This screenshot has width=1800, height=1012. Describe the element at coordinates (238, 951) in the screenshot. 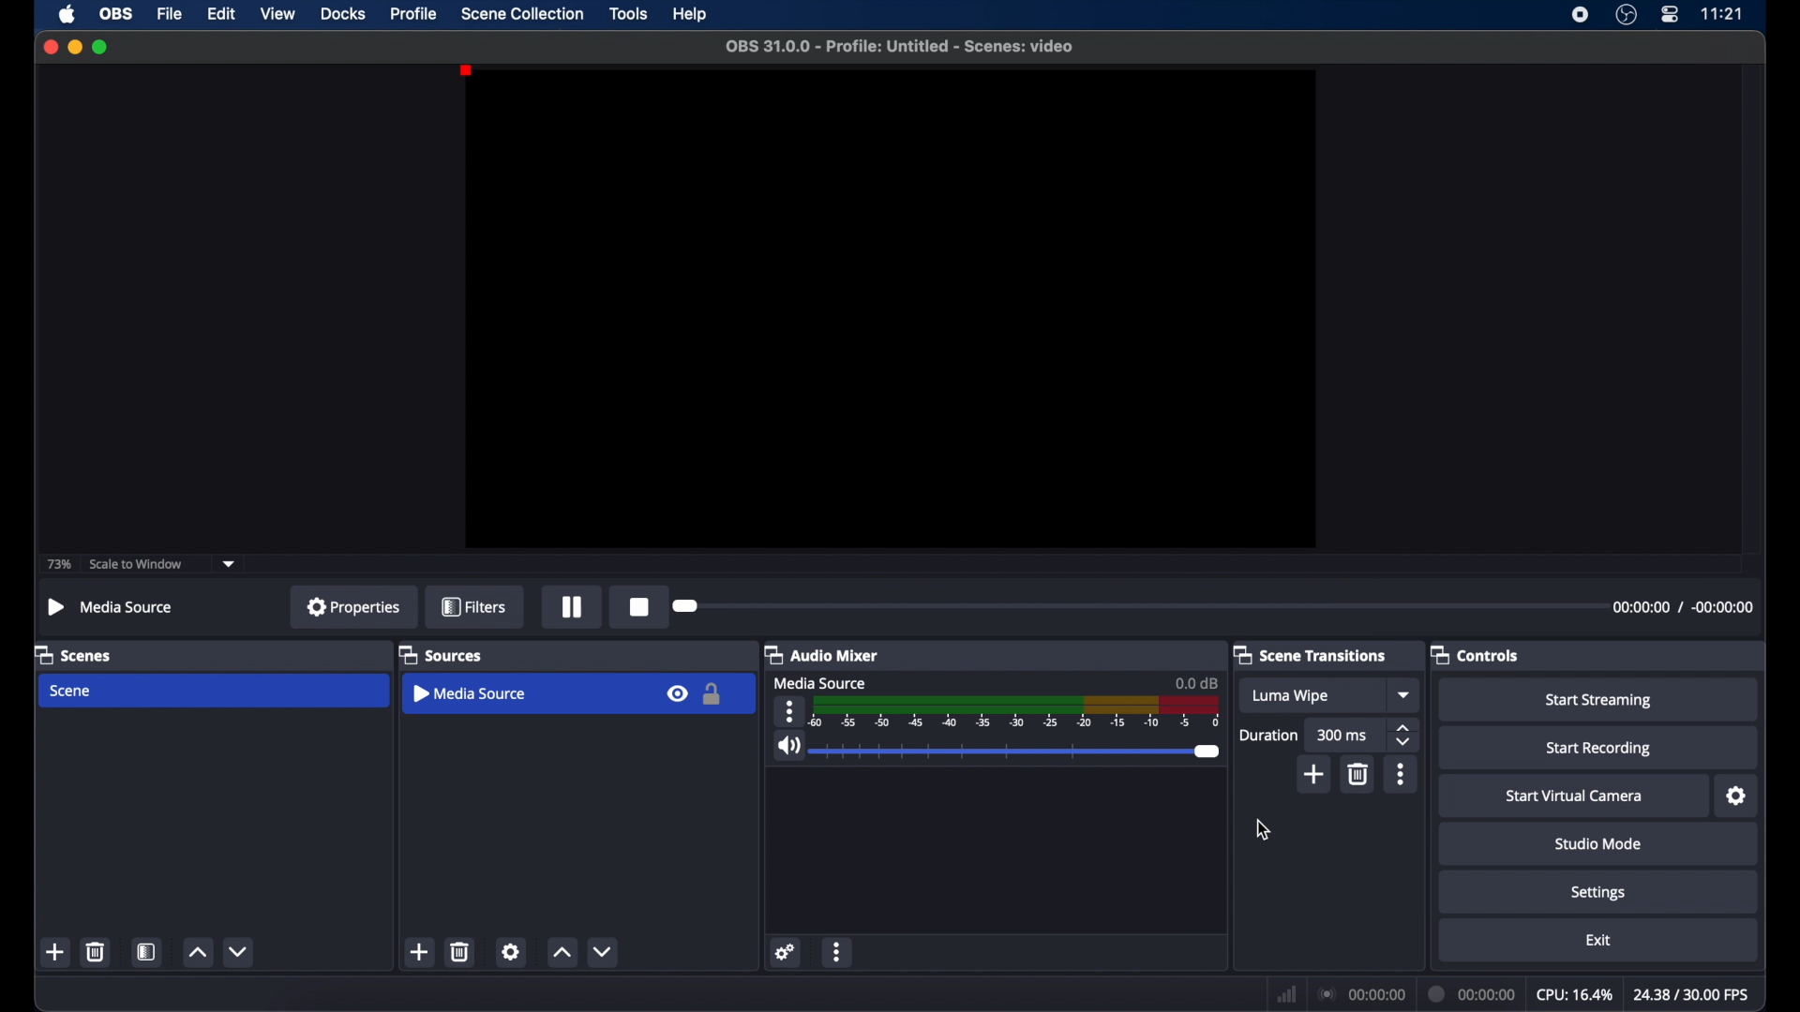

I see `decrement` at that location.